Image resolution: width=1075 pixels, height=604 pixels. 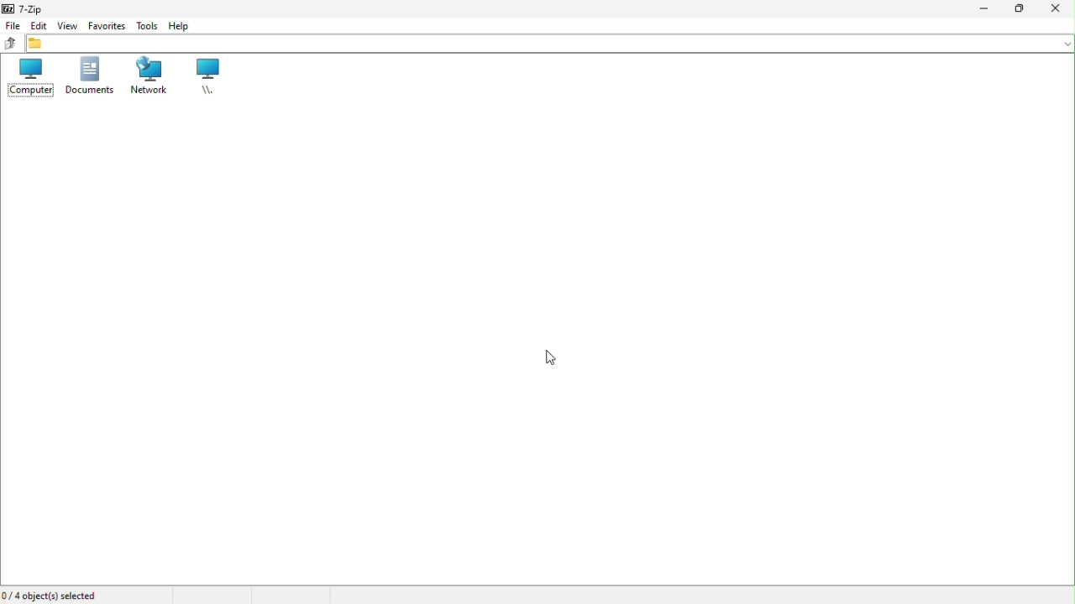 I want to click on , so click(x=39, y=27).